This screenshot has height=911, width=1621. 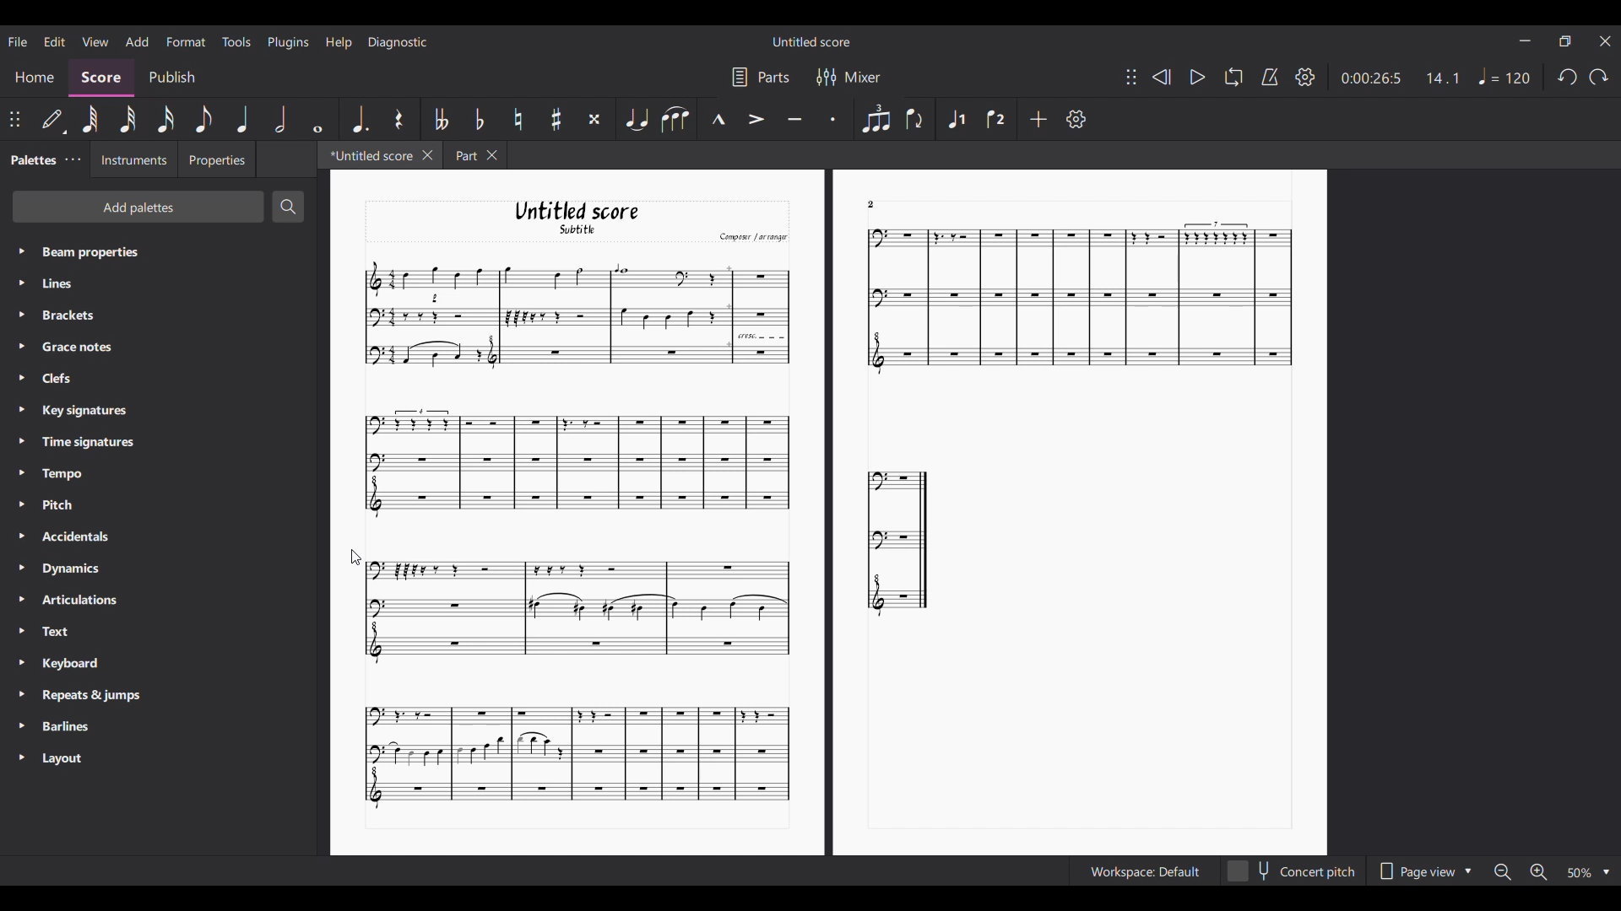 I want to click on Palettes , so click(x=30, y=158).